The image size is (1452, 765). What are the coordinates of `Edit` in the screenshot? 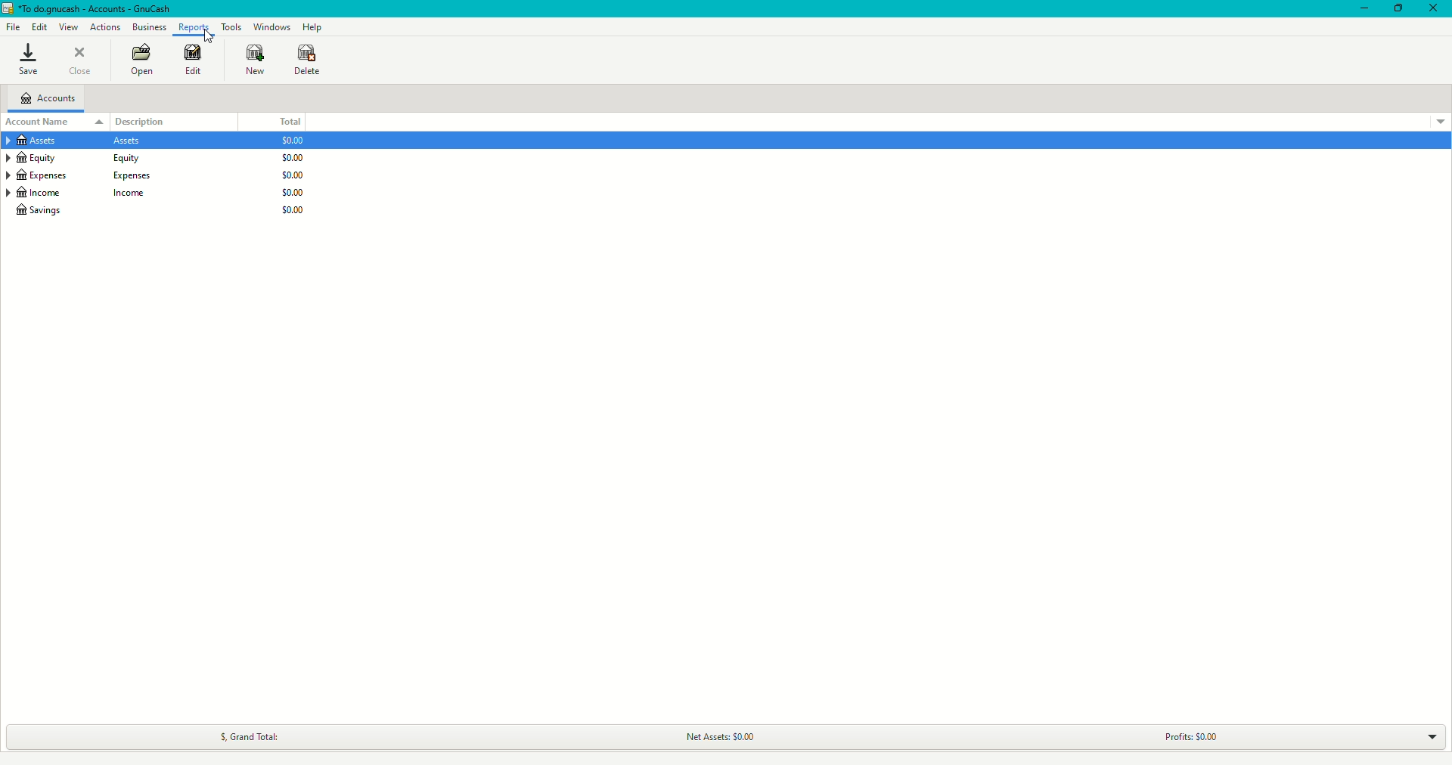 It's located at (41, 26).